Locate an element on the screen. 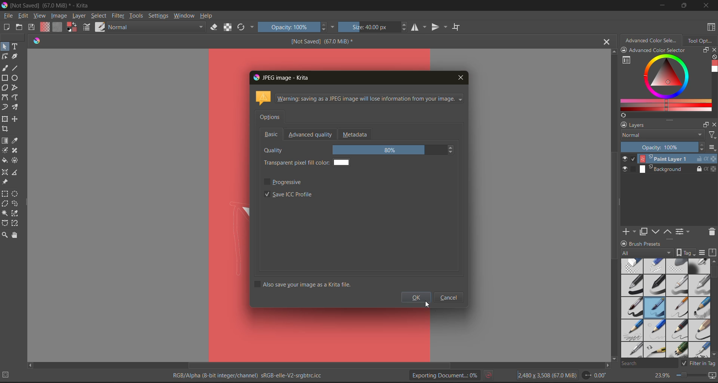  fill gradients is located at coordinates (45, 27).